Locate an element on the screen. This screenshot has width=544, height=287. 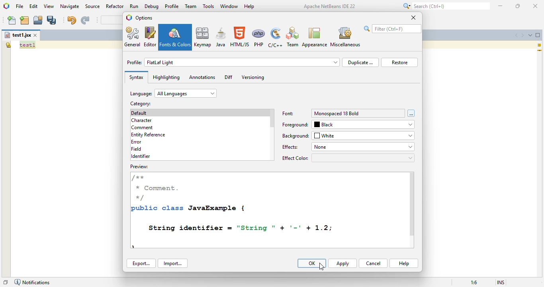
maximize is located at coordinates (518, 6).